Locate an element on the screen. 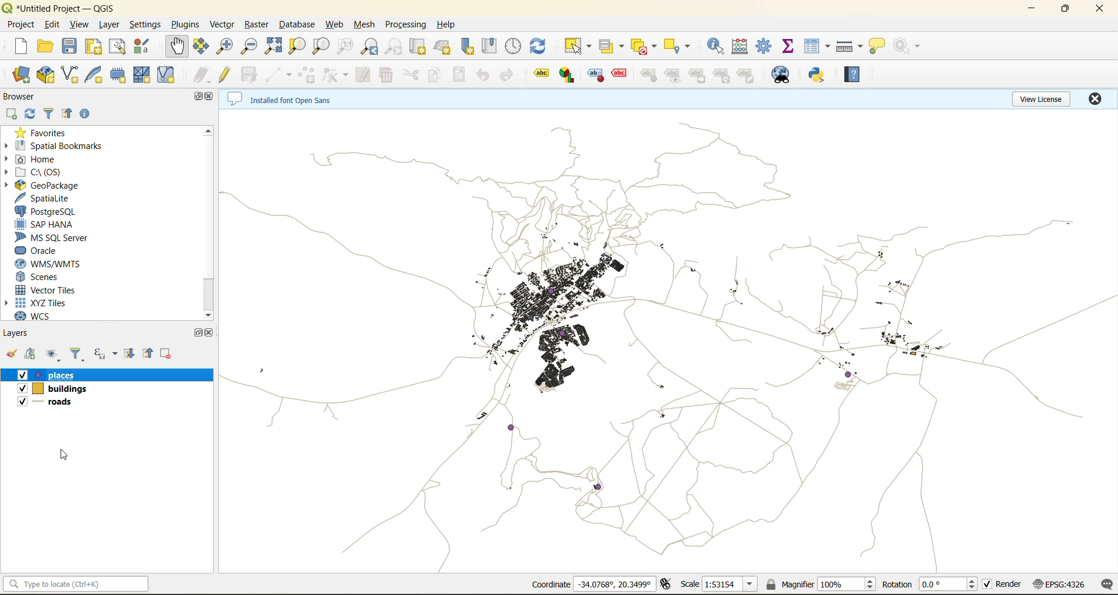  metadata is located at coordinates (282, 100).